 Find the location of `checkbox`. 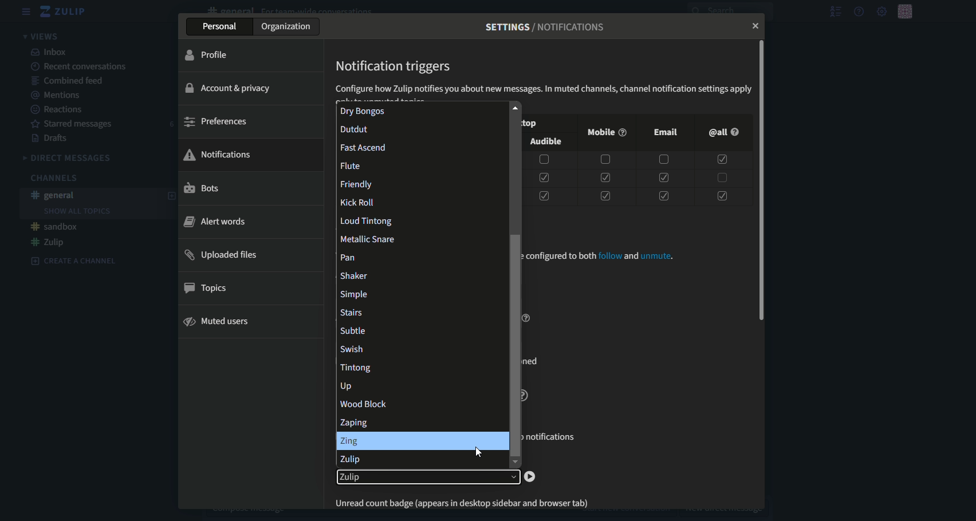

checkbox is located at coordinates (604, 160).